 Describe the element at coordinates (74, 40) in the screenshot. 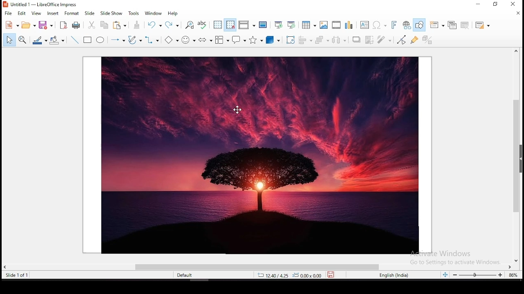

I see `insert line` at that location.